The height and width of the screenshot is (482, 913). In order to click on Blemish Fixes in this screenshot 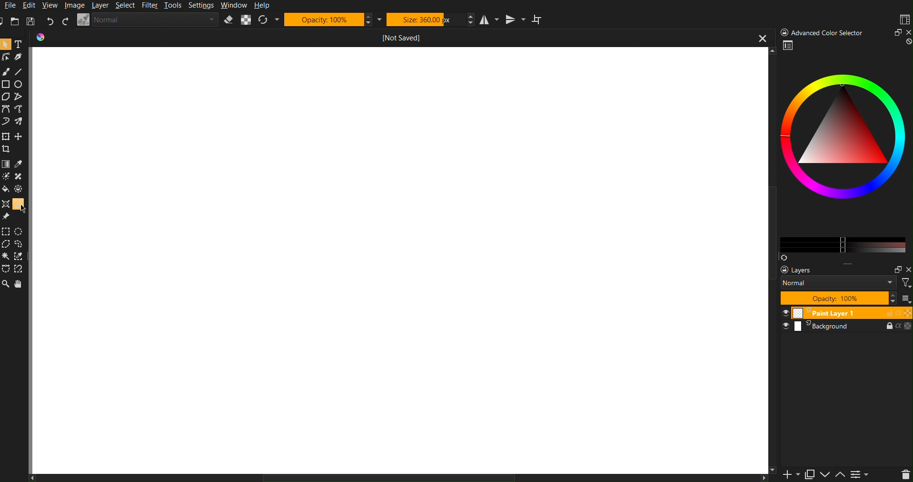, I will do `click(20, 177)`.